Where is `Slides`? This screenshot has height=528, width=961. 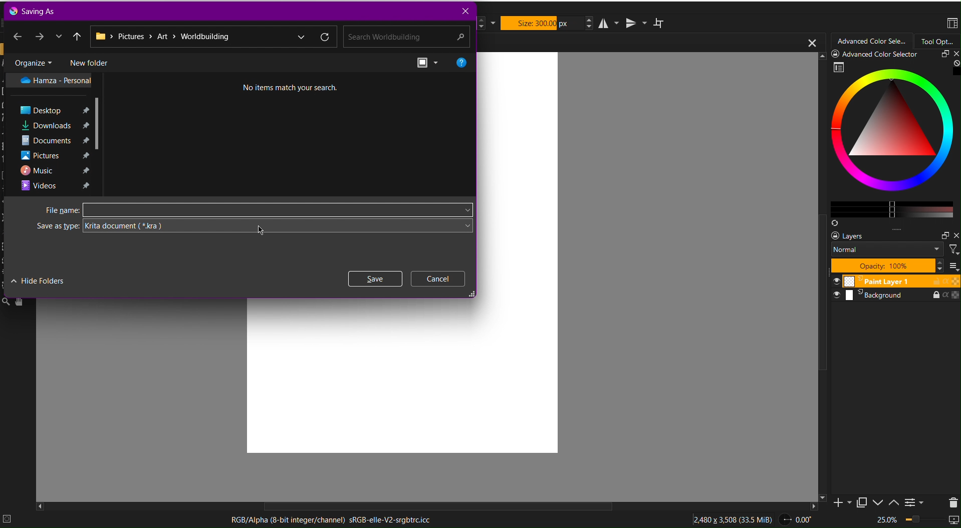
Slides is located at coordinates (894, 289).